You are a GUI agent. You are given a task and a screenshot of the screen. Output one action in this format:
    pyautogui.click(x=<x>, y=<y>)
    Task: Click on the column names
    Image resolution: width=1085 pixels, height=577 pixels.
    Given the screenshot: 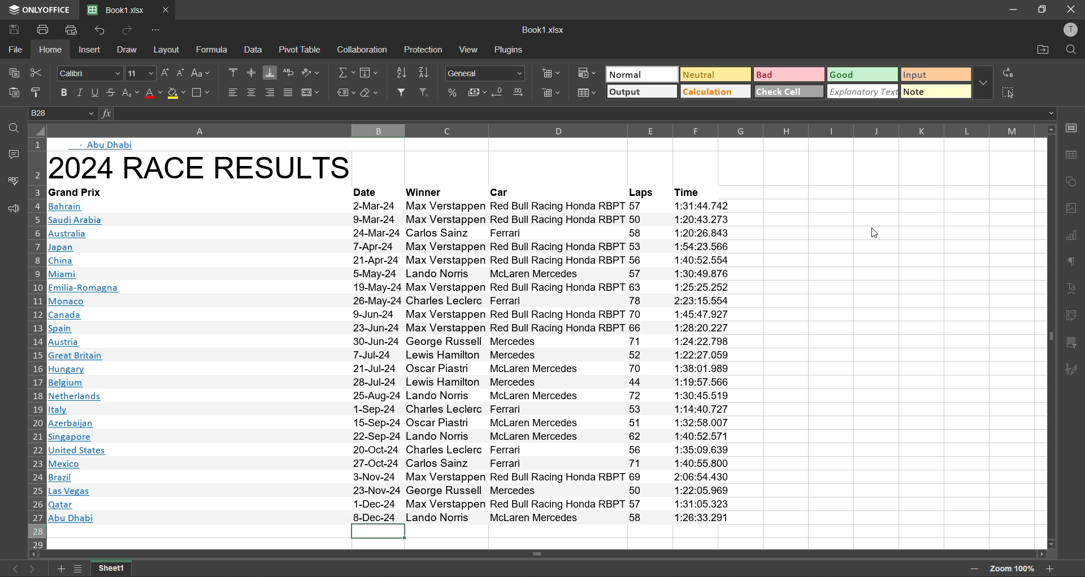 What is the action you would take?
    pyautogui.click(x=541, y=130)
    